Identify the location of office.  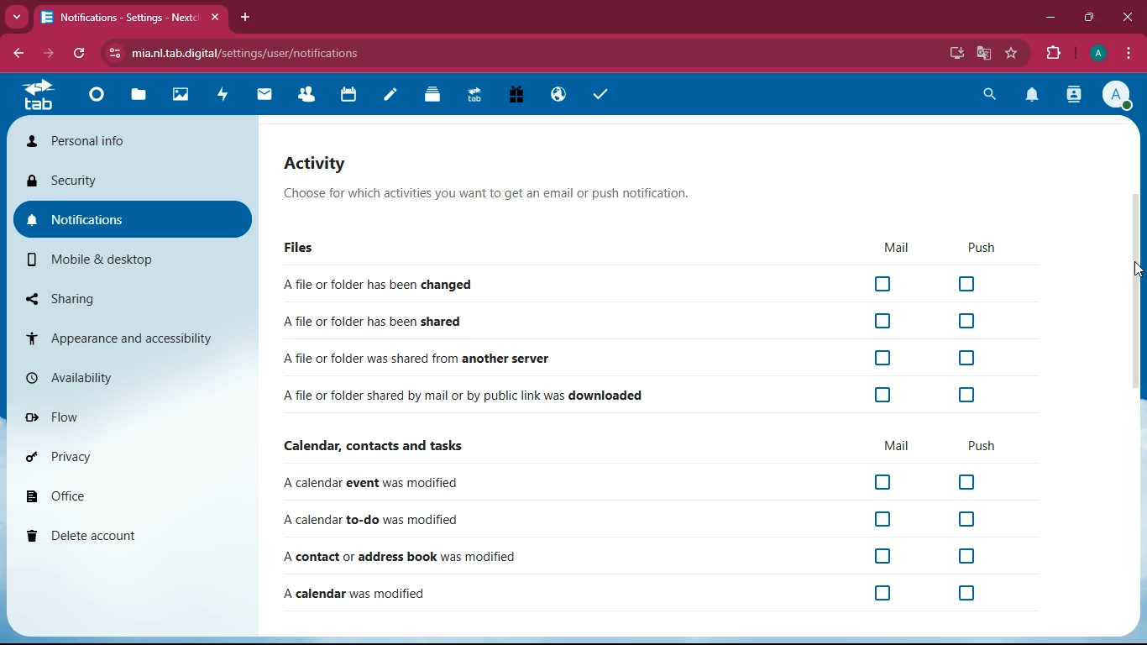
(132, 494).